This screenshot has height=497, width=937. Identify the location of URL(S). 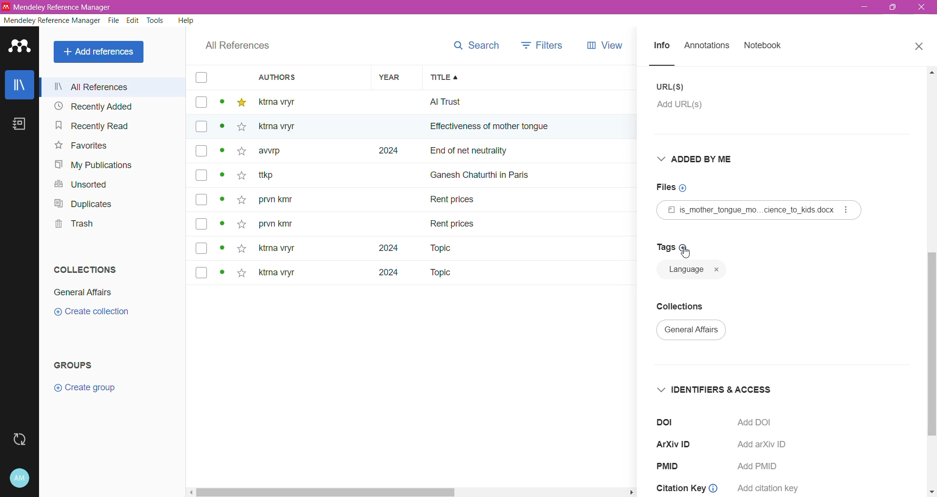
(672, 87).